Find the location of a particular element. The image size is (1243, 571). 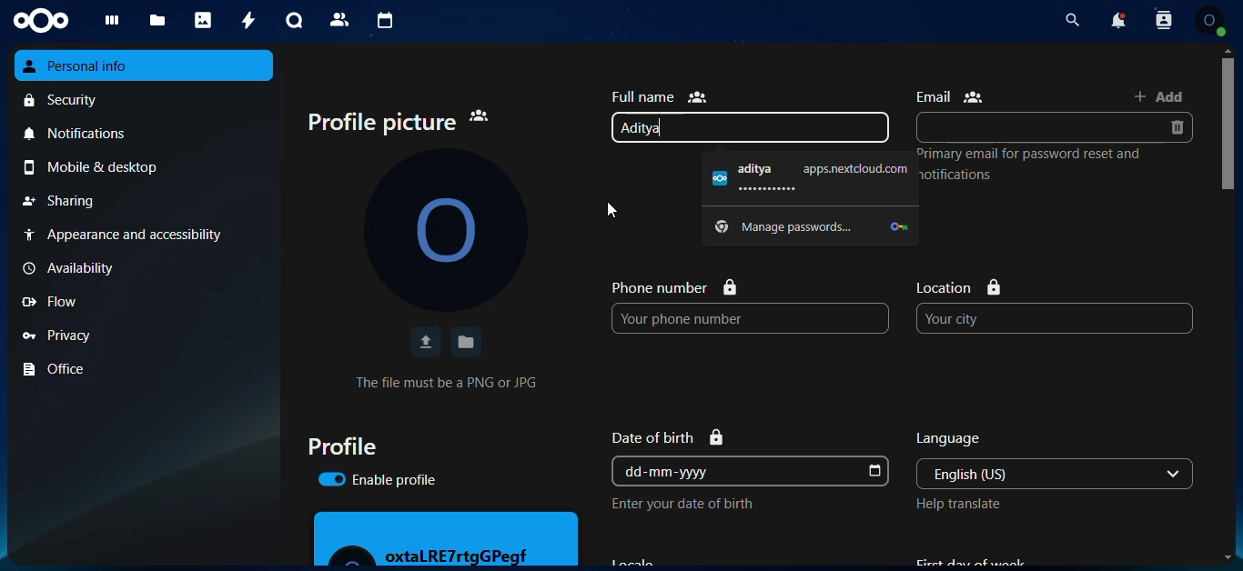

cursor is located at coordinates (611, 210).